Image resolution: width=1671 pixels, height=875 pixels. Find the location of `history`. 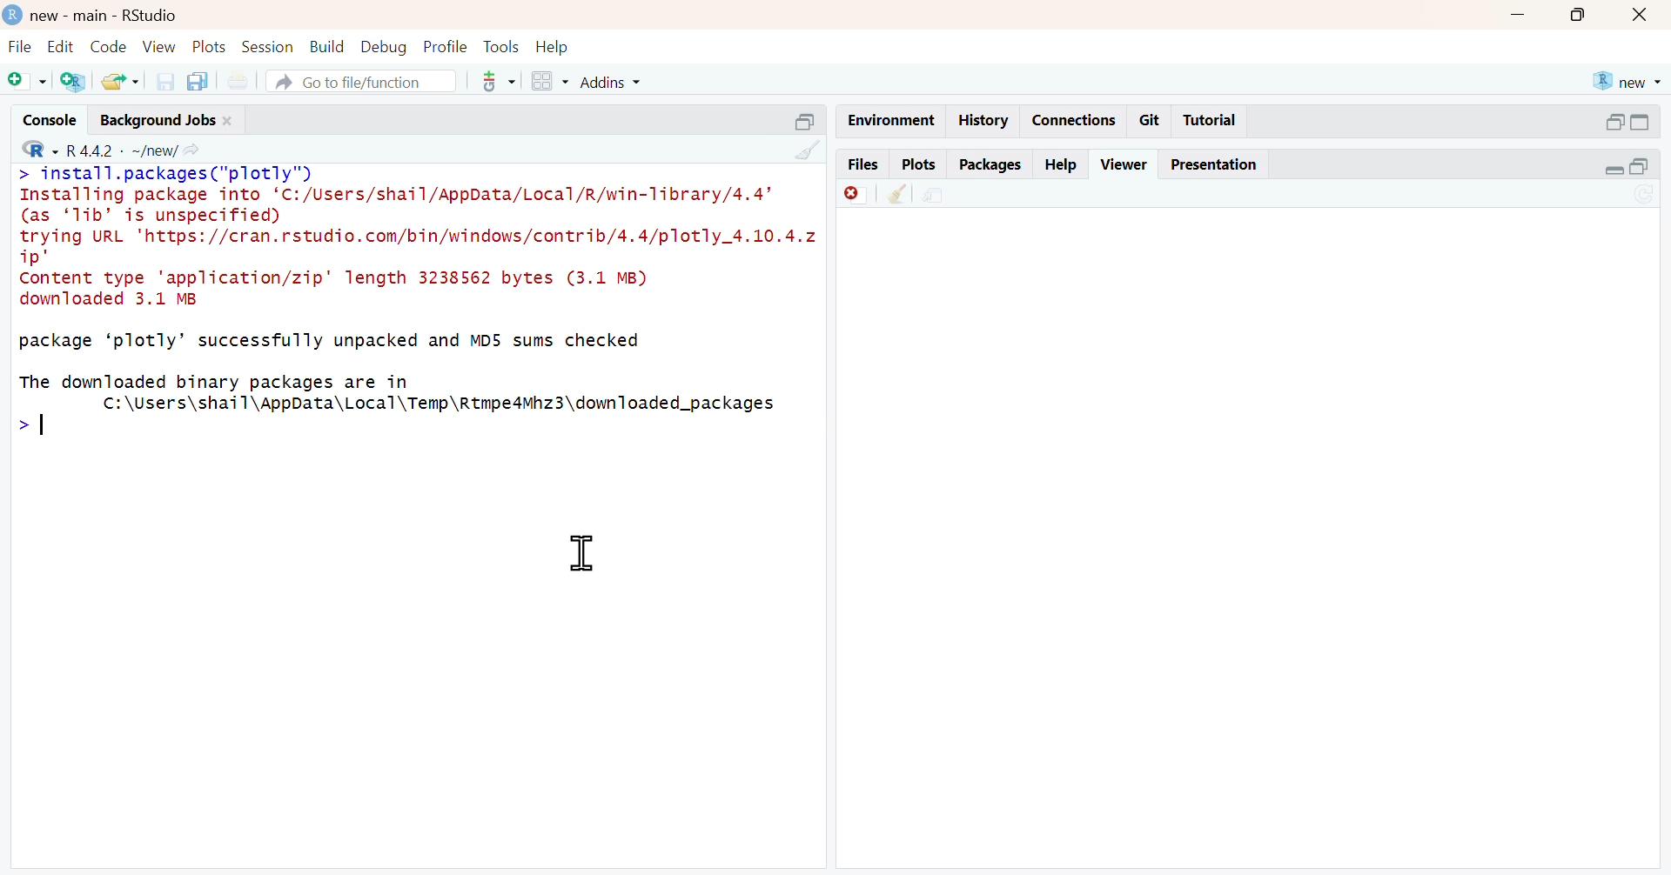

history is located at coordinates (981, 121).